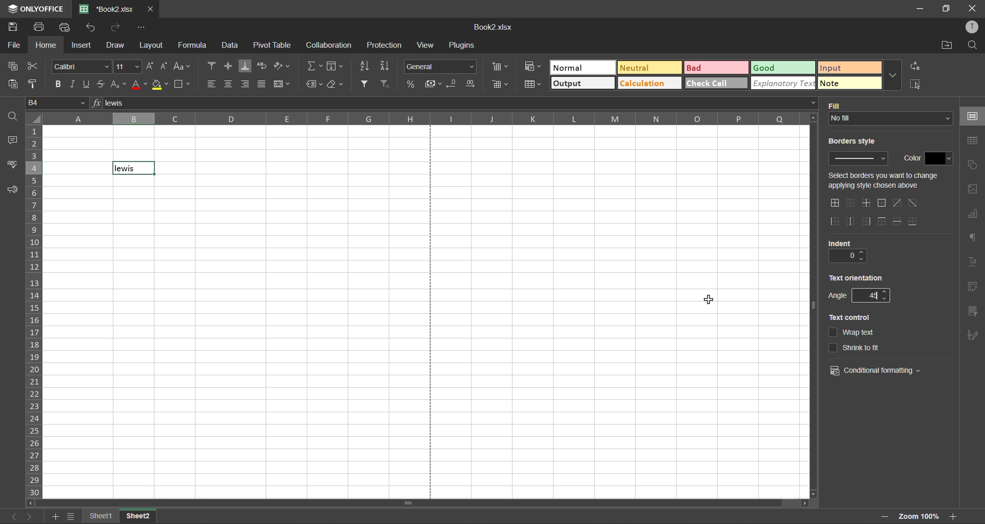  What do you see at coordinates (877, 371) in the screenshot?
I see `conditional formatting` at bounding box center [877, 371].